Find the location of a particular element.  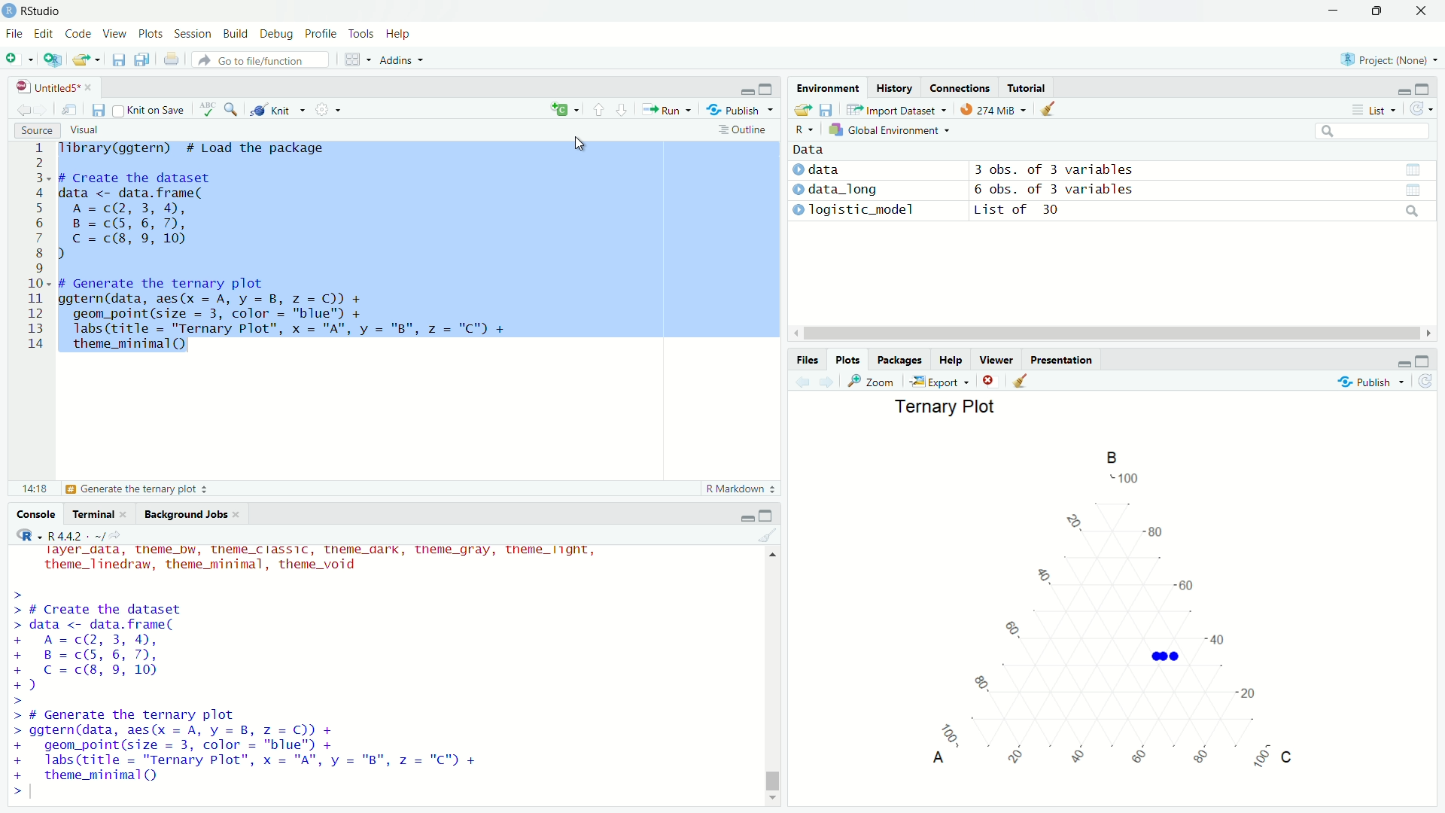

Tools is located at coordinates (360, 33).